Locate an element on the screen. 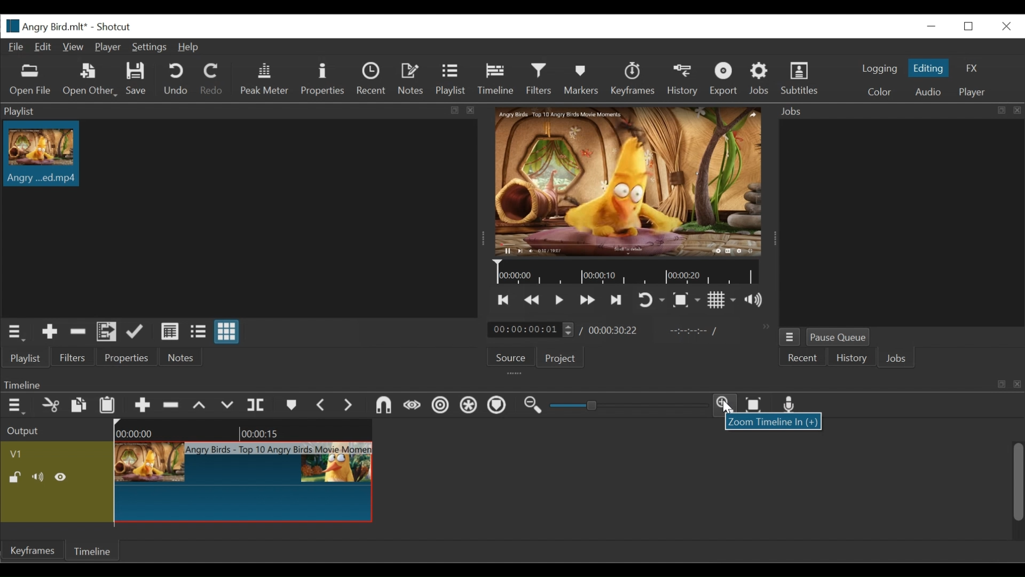 The height and width of the screenshot is (577, 1025). Record audio is located at coordinates (789, 407).